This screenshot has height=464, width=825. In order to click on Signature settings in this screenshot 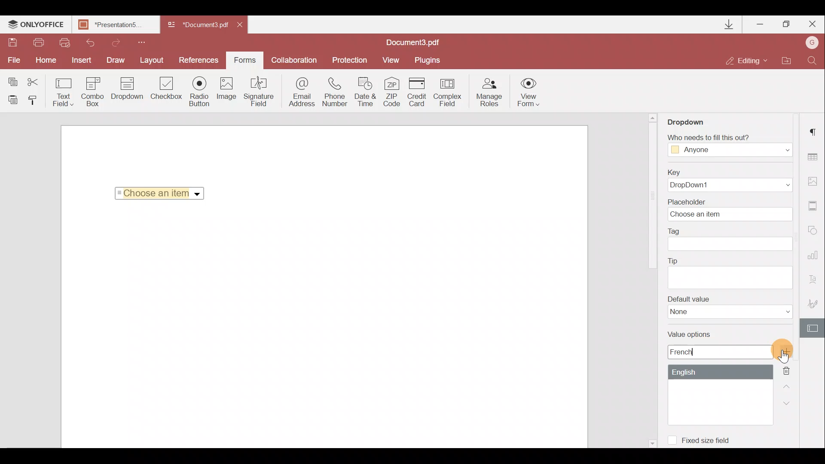, I will do `click(815, 306)`.